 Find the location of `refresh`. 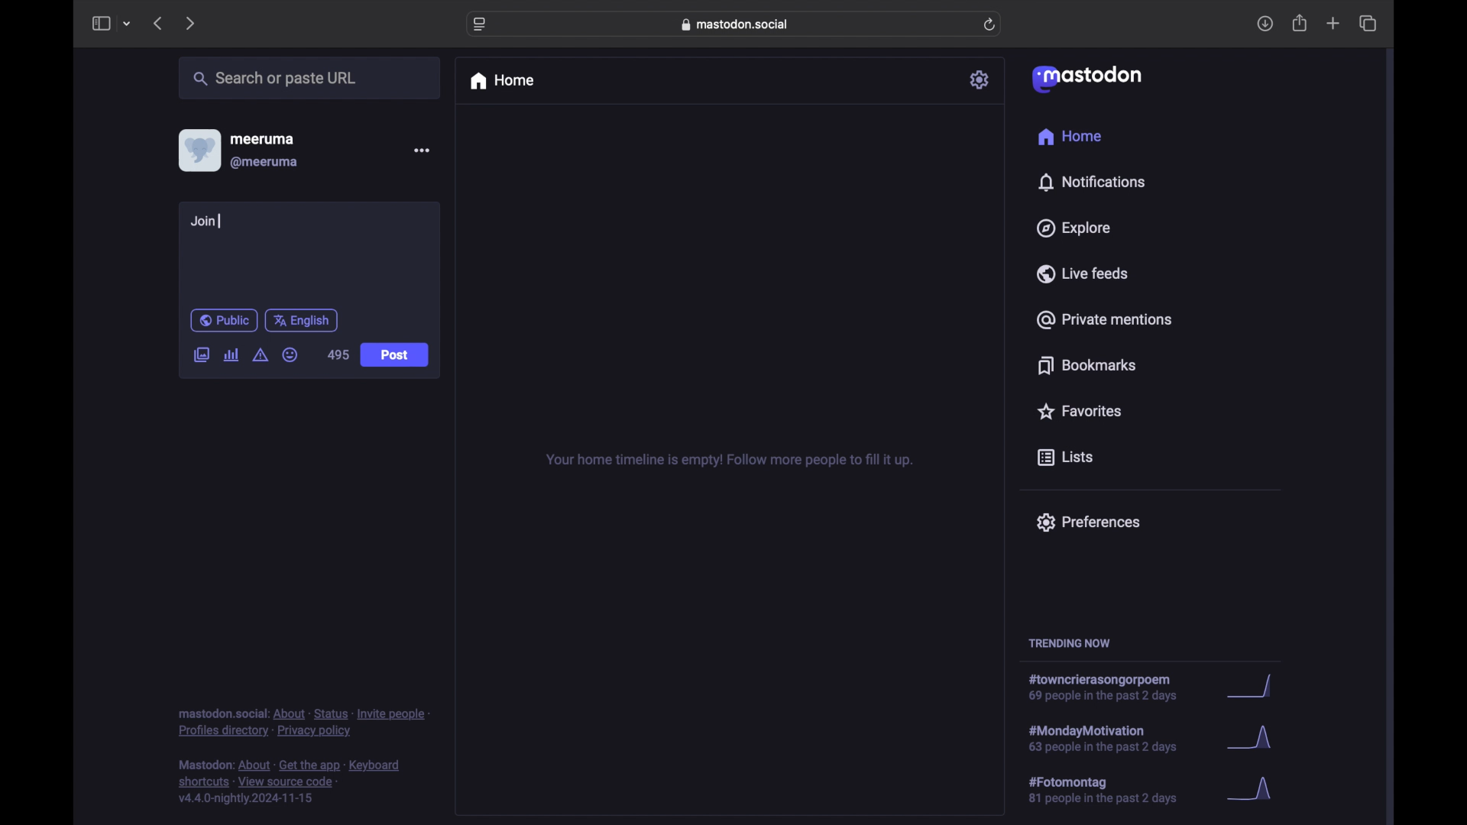

refresh is located at coordinates (991, 25).